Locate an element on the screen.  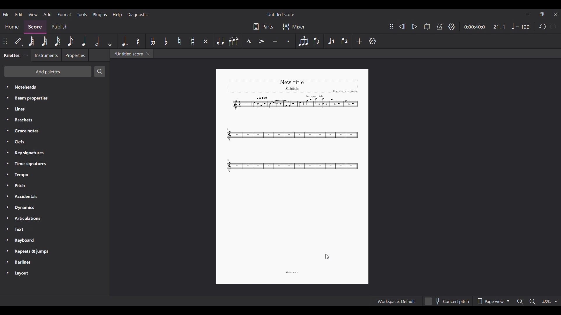
Lines is located at coordinates (55, 109).